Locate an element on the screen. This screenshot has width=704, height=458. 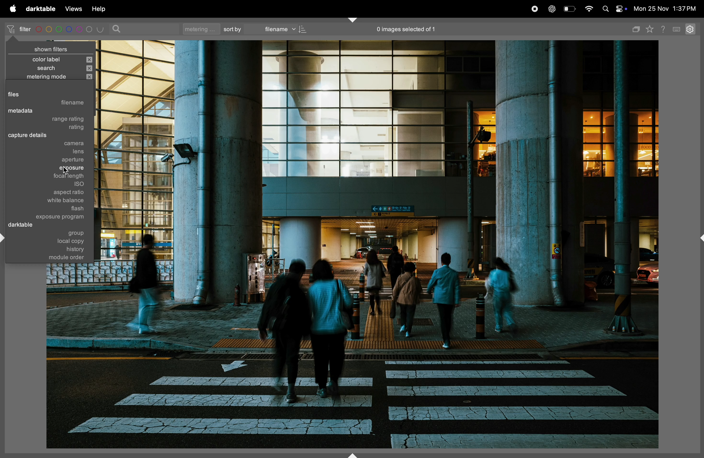
file name is located at coordinates (65, 104).